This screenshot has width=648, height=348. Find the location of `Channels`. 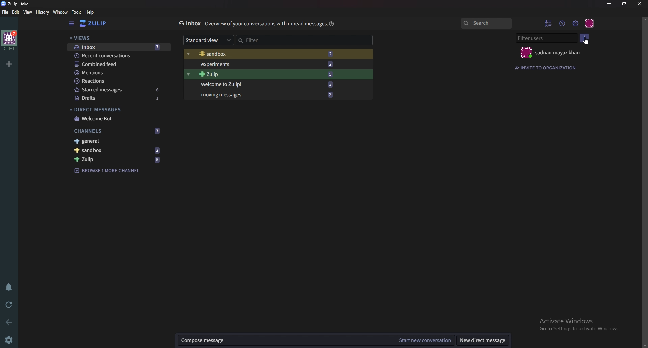

Channels is located at coordinates (118, 131).